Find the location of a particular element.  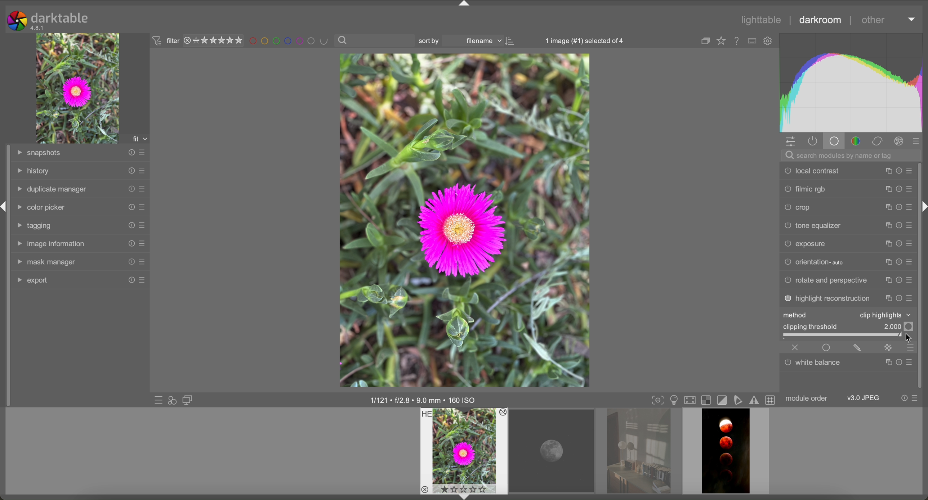

active modules is located at coordinates (812, 141).